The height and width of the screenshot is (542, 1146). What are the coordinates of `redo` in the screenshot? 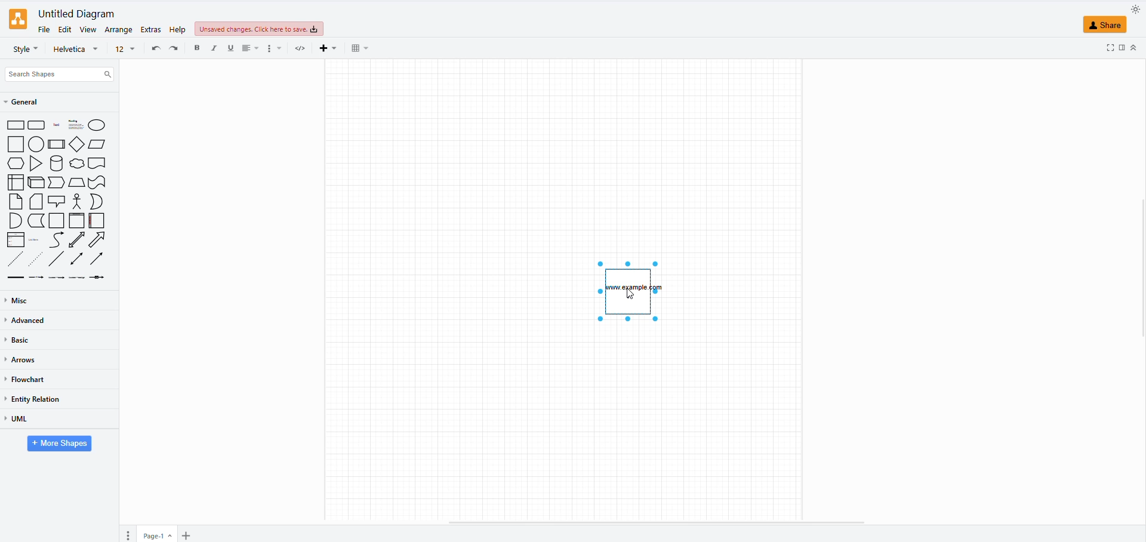 It's located at (177, 50).